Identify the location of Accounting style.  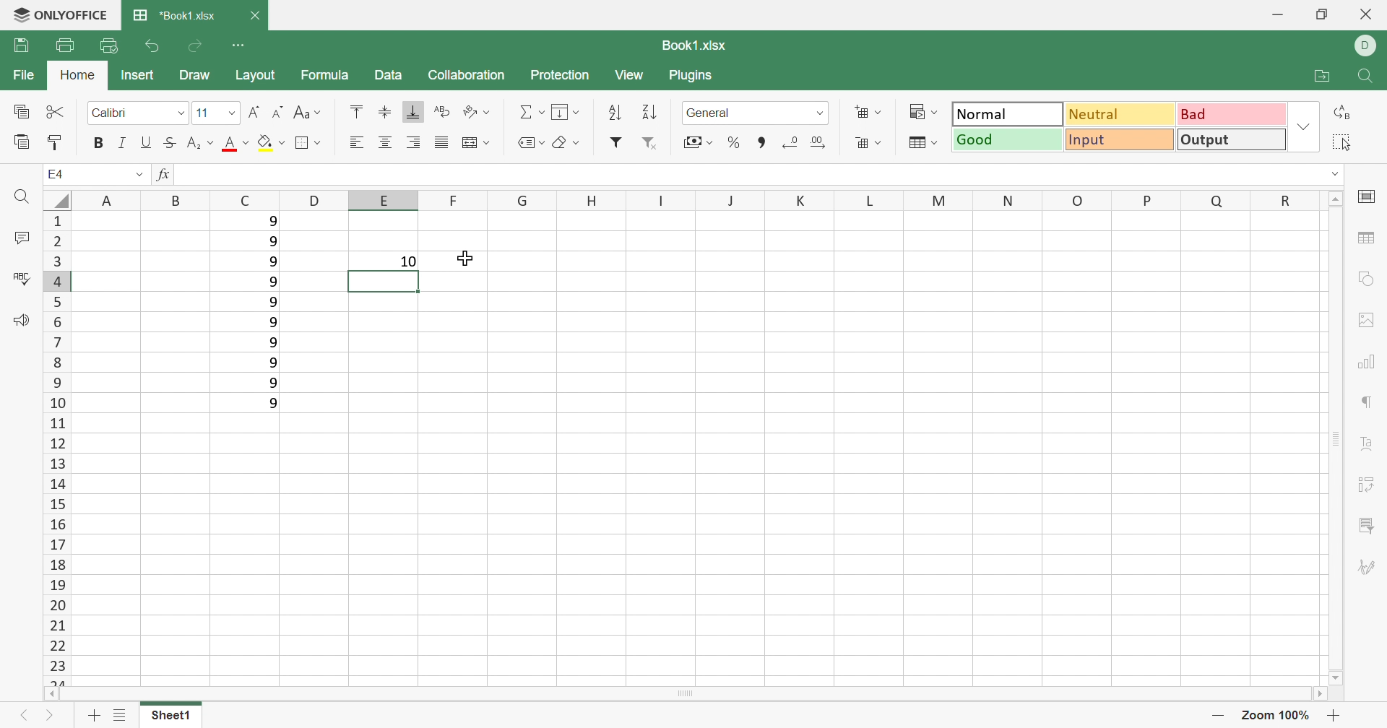
(699, 142).